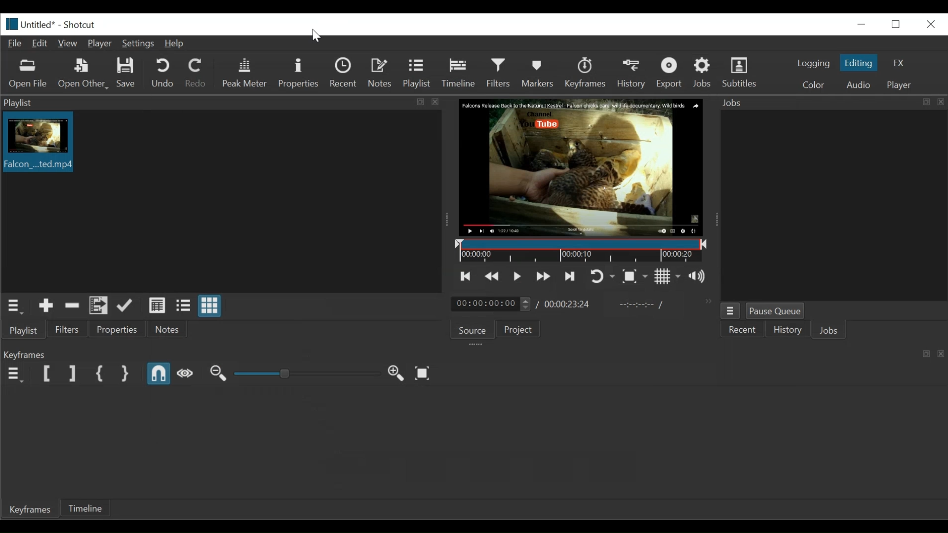 The height and width of the screenshot is (533, 948). Describe the element at coordinates (99, 306) in the screenshot. I see `Add files to the playlist` at that location.